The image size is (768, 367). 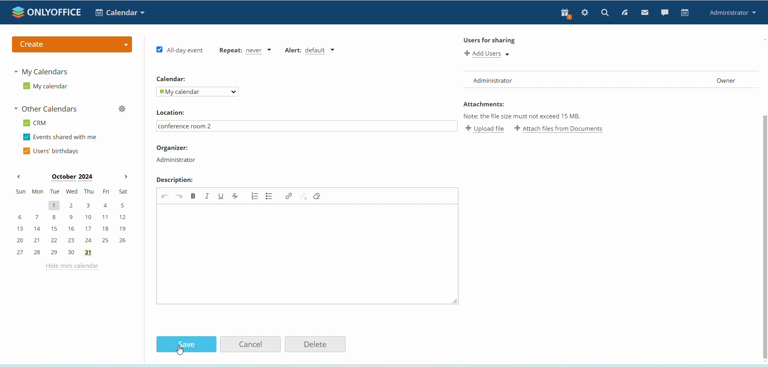 What do you see at coordinates (486, 54) in the screenshot?
I see `add users` at bounding box center [486, 54].